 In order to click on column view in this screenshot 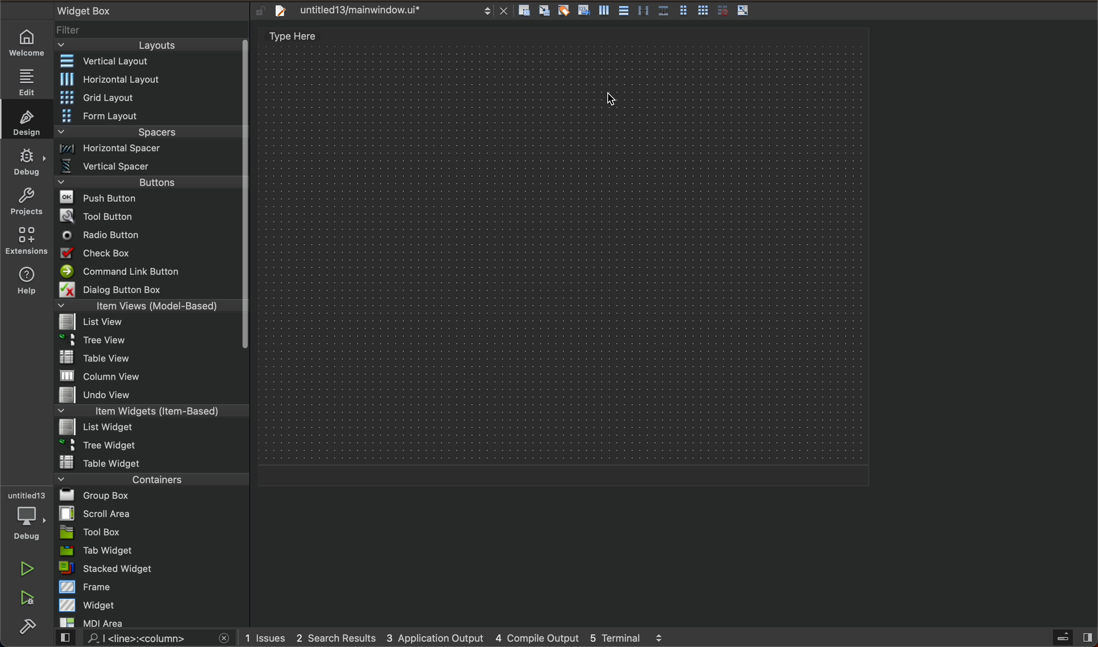, I will do `click(151, 375)`.